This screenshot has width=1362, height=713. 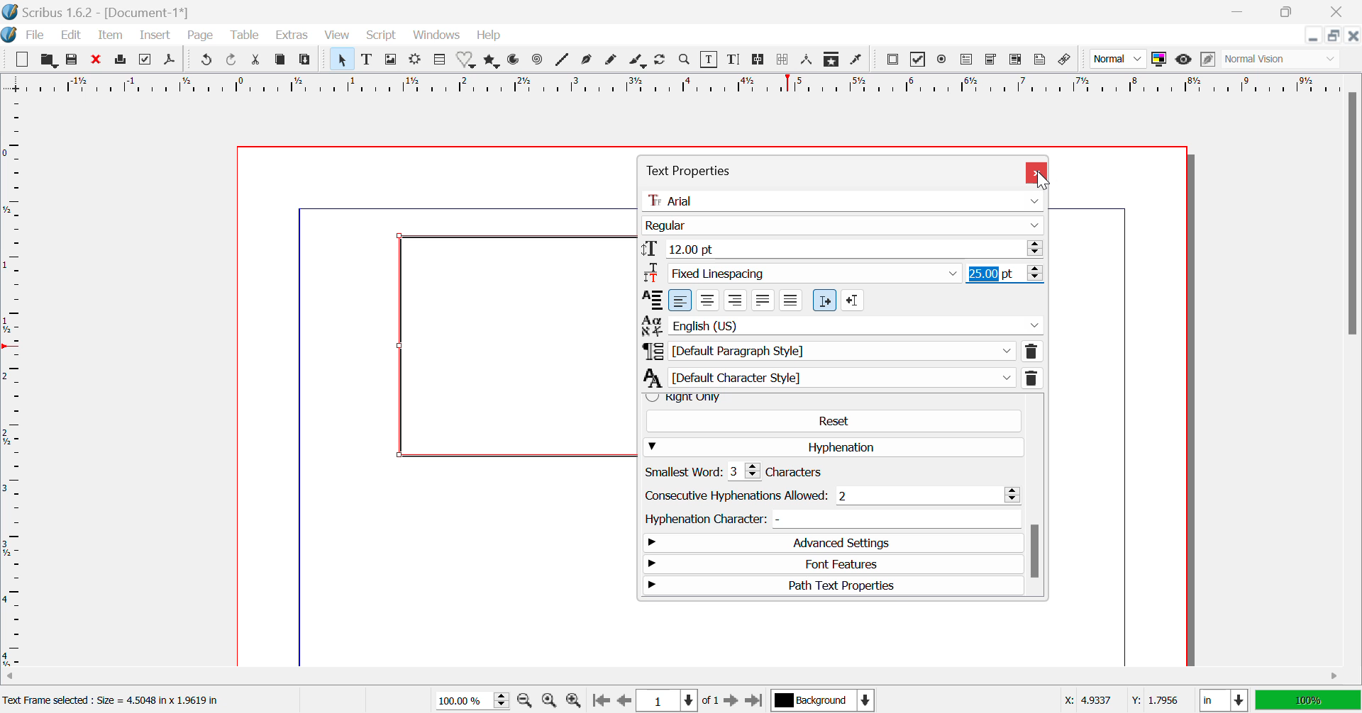 I want to click on Advanced Settings, so click(x=830, y=544).